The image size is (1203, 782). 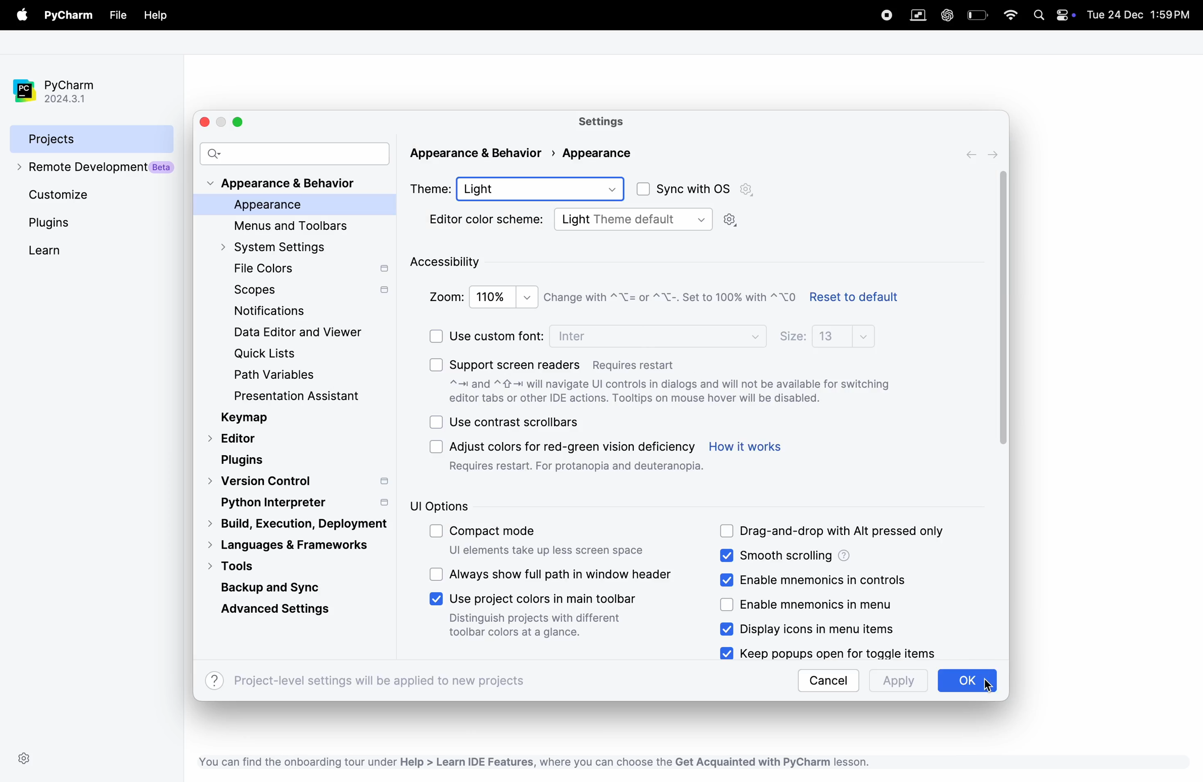 I want to click on projects, so click(x=78, y=139).